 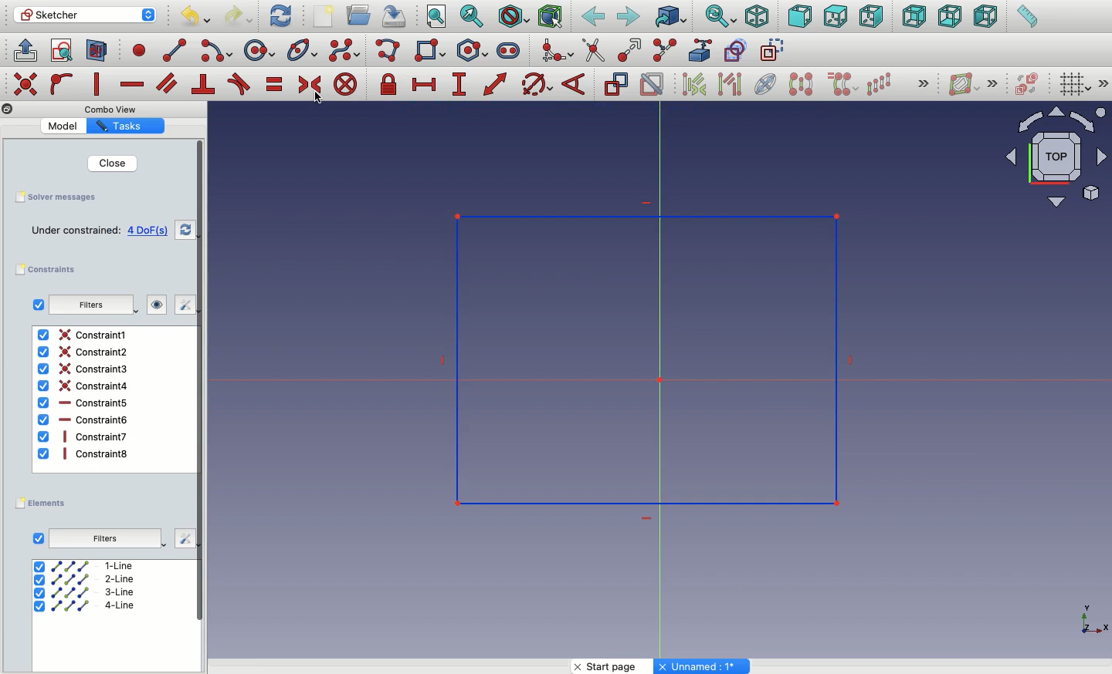 What do you see at coordinates (327, 18) in the screenshot?
I see `New` at bounding box center [327, 18].